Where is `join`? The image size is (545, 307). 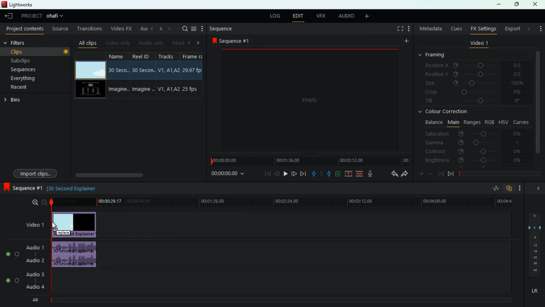
join is located at coordinates (359, 174).